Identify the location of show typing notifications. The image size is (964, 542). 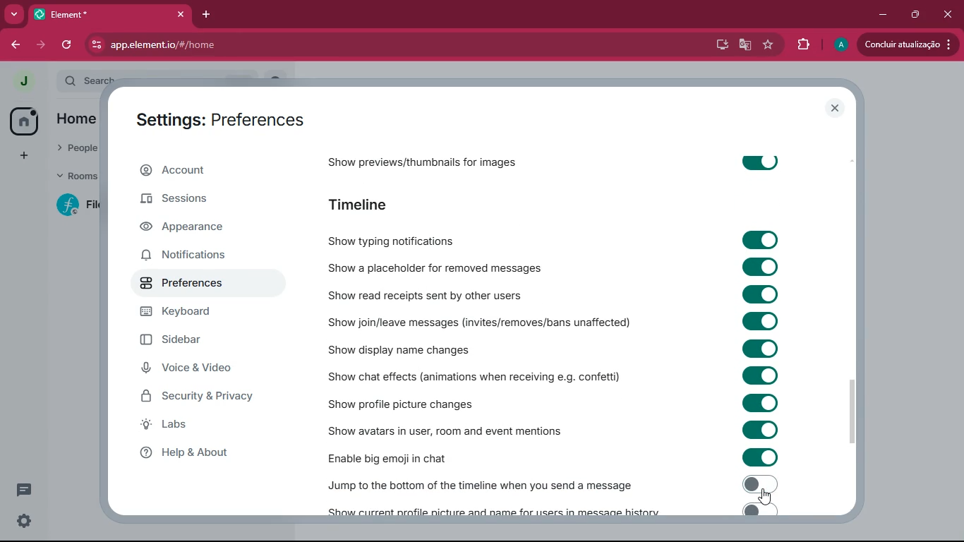
(397, 240).